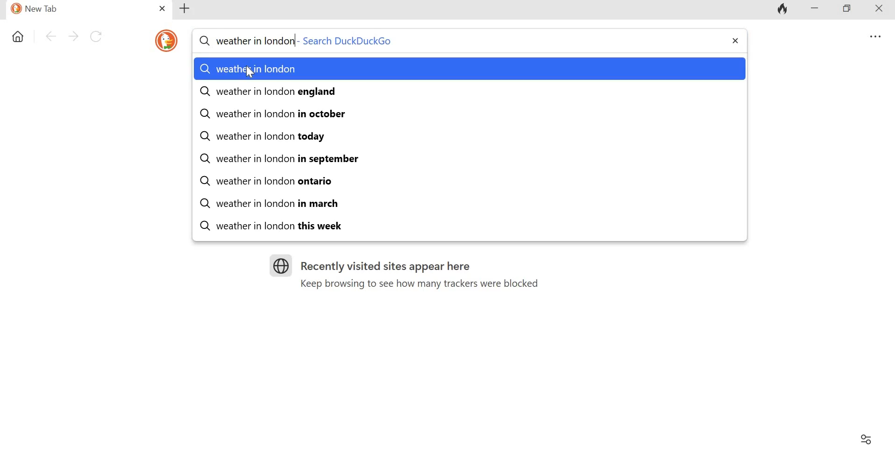 This screenshot has height=468, width=895. I want to click on weather in london in september, so click(469, 158).